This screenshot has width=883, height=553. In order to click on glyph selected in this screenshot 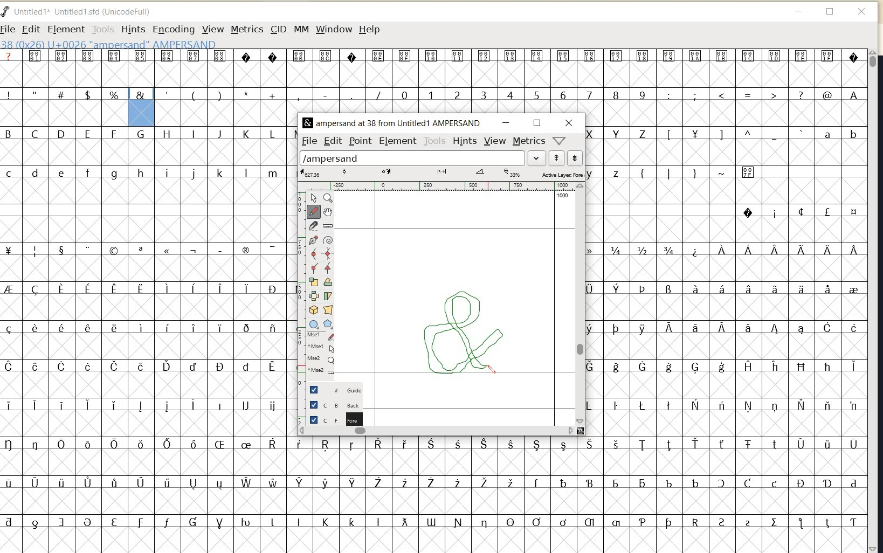, I will do `click(142, 107)`.